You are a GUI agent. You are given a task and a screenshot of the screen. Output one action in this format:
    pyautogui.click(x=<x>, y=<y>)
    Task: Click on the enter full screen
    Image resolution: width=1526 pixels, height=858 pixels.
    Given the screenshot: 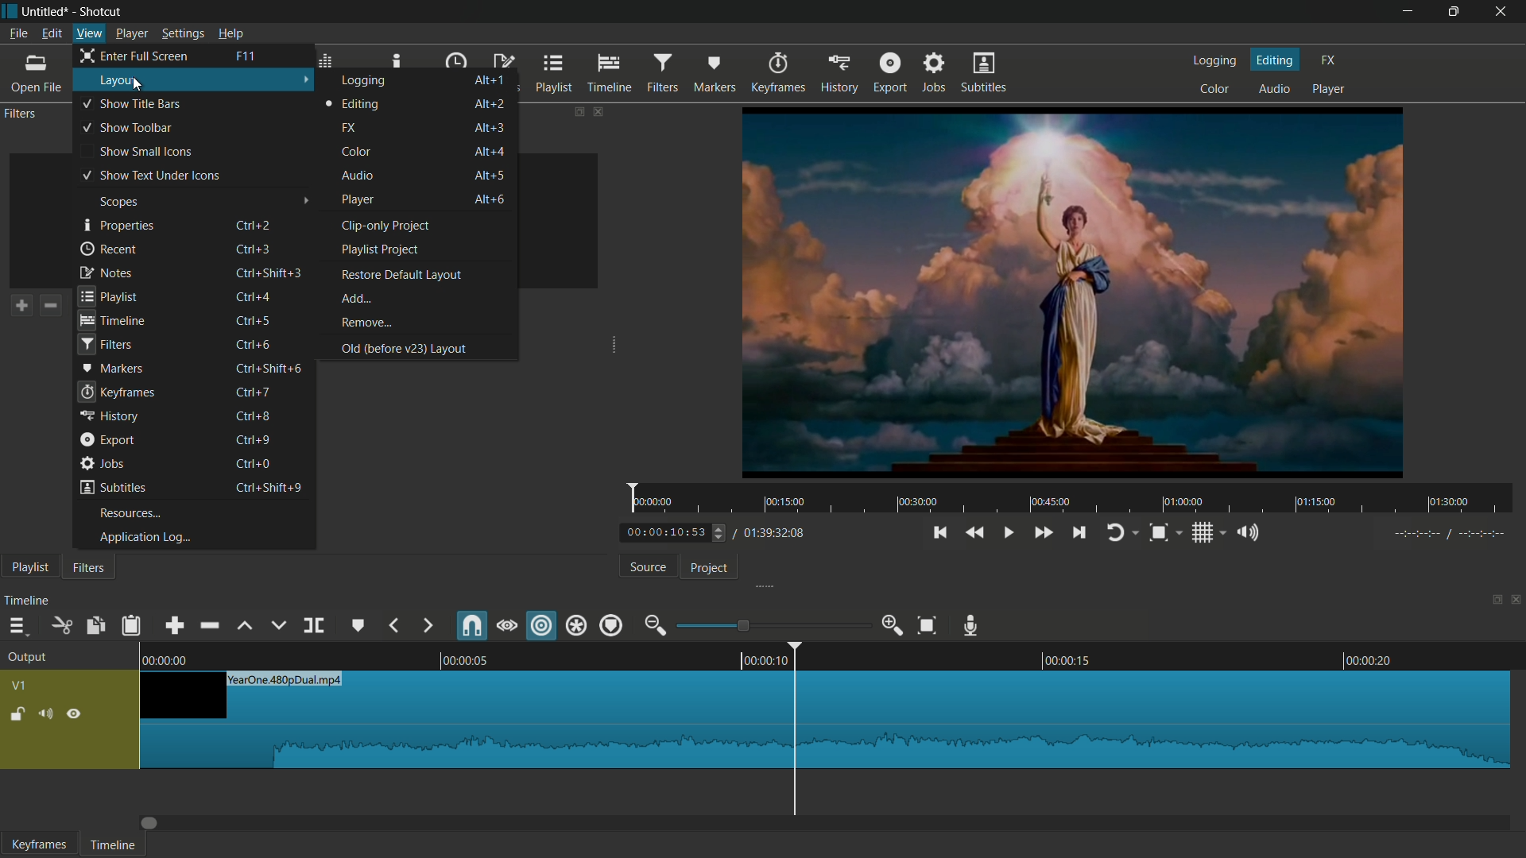 What is the action you would take?
    pyautogui.click(x=137, y=55)
    